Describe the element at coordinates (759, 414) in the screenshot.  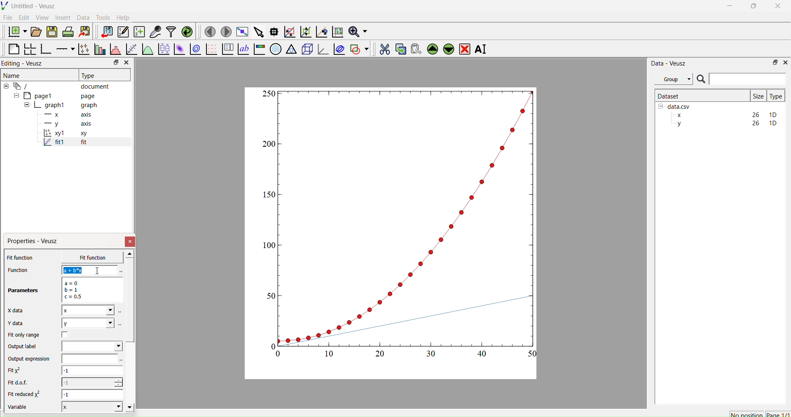
I see `No position Page 1/1` at that location.